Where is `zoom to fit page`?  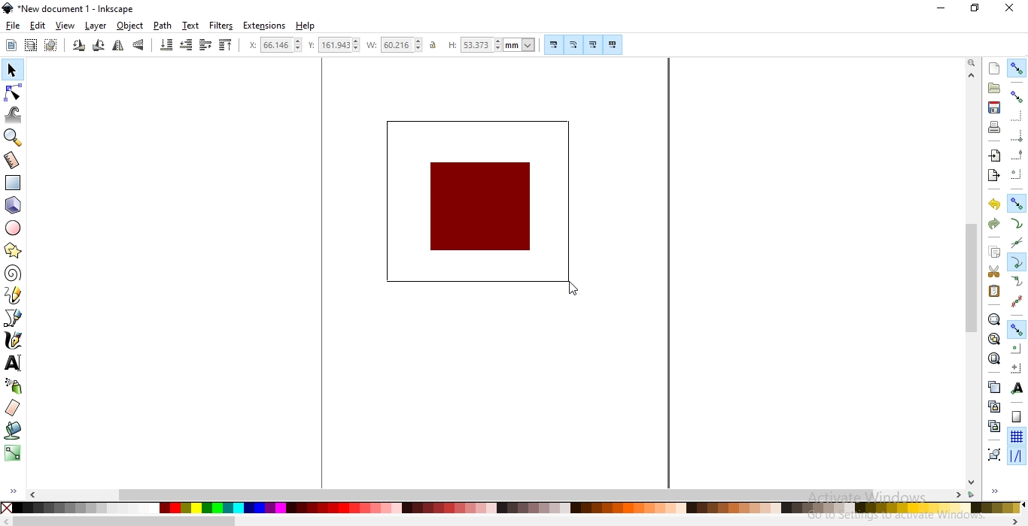
zoom to fit page is located at coordinates (993, 358).